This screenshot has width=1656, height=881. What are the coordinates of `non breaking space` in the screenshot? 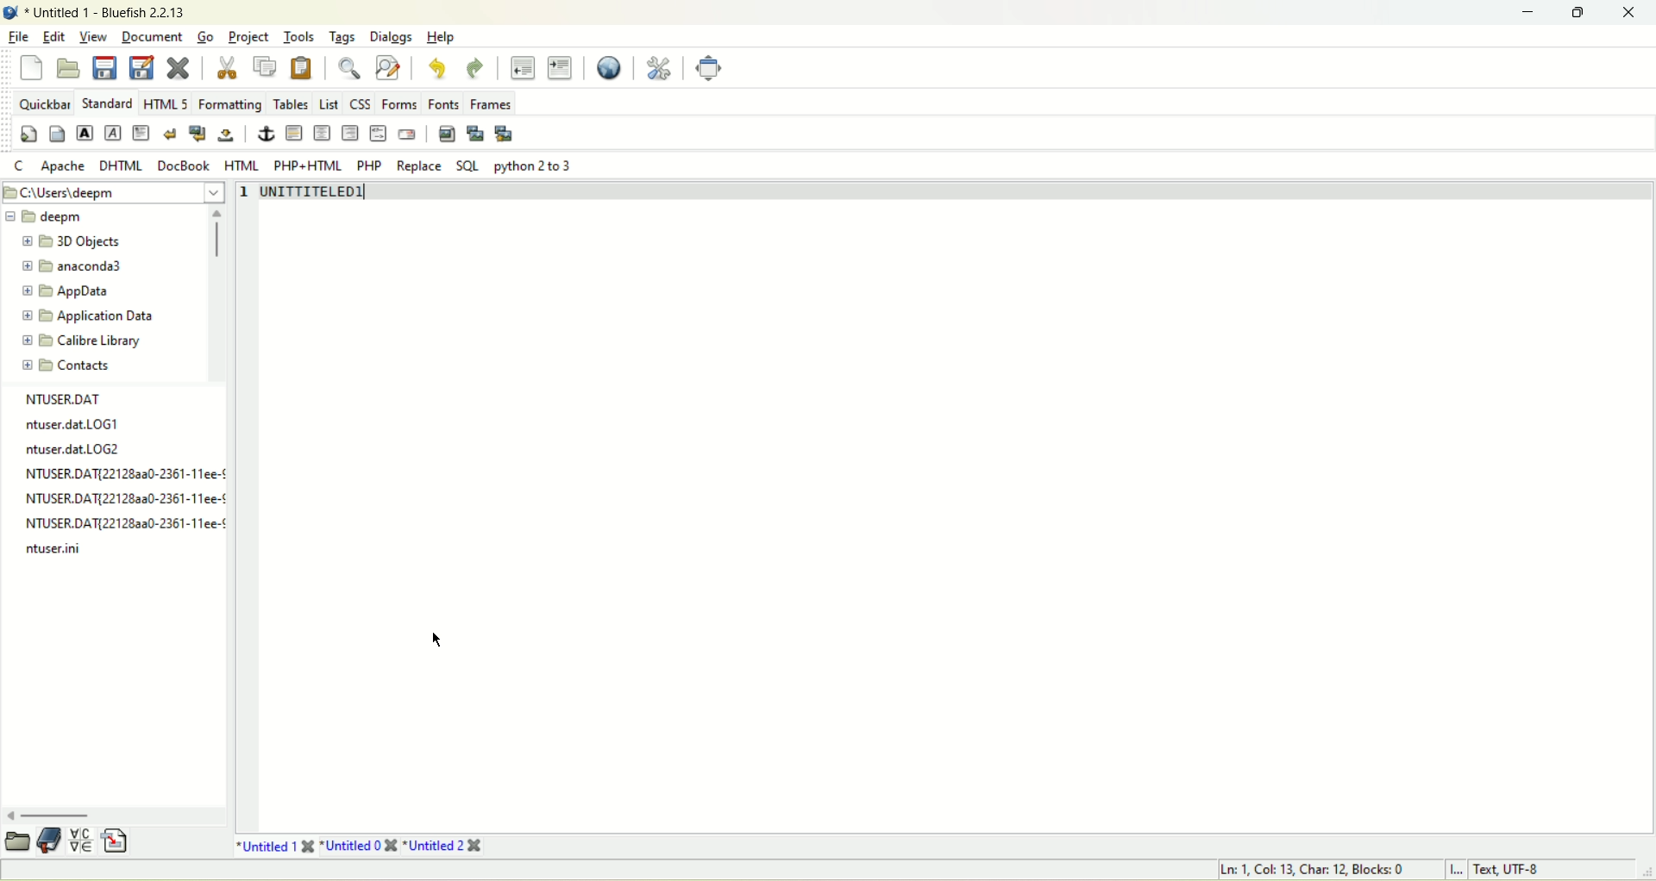 It's located at (232, 134).